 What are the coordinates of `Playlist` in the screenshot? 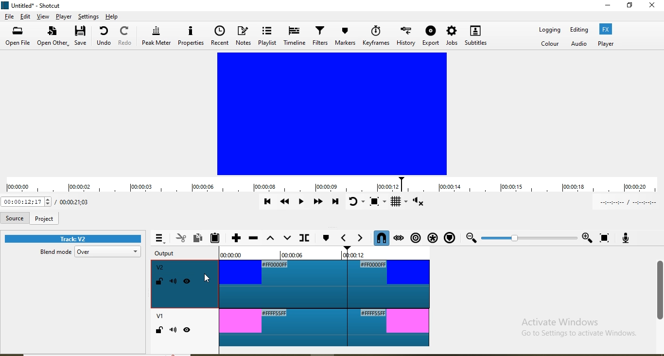 It's located at (267, 36).